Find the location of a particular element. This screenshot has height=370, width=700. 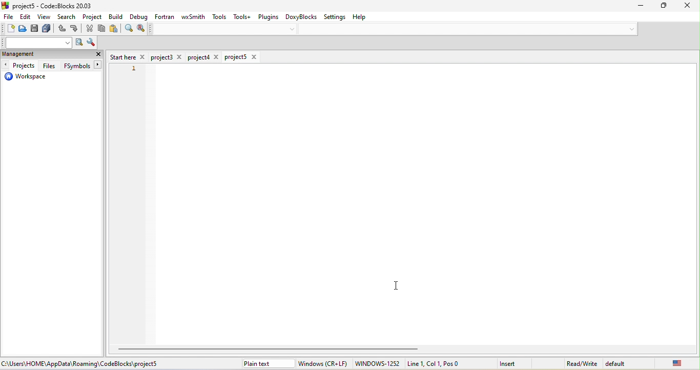

search is located at coordinates (68, 18).